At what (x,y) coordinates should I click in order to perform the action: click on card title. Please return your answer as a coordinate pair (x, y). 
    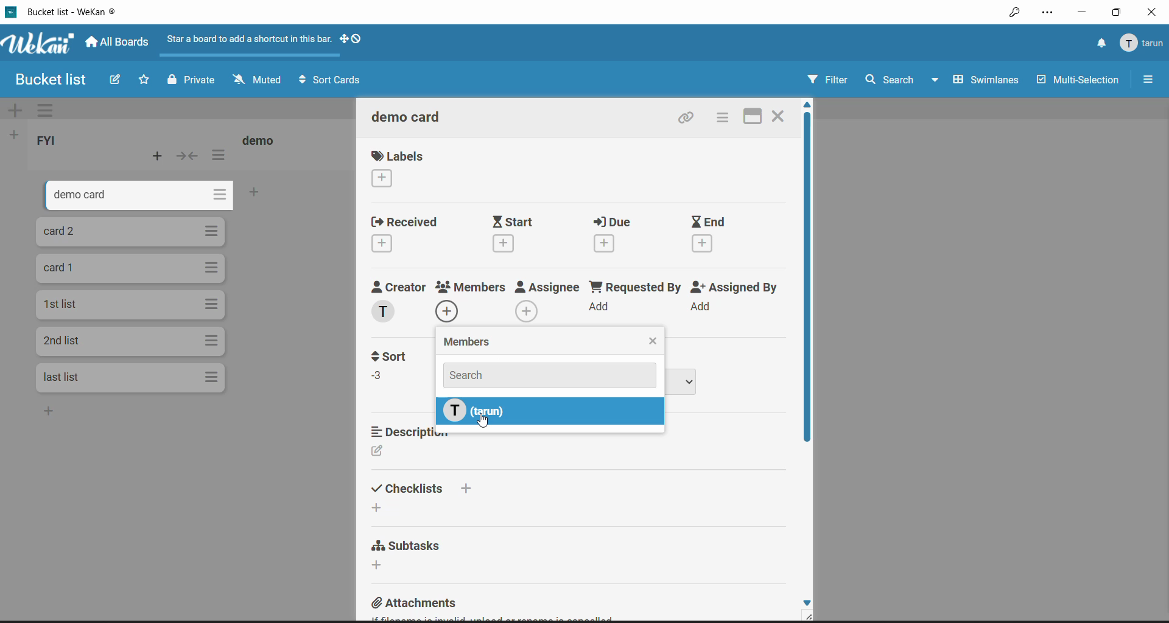
    Looking at the image, I should click on (61, 268).